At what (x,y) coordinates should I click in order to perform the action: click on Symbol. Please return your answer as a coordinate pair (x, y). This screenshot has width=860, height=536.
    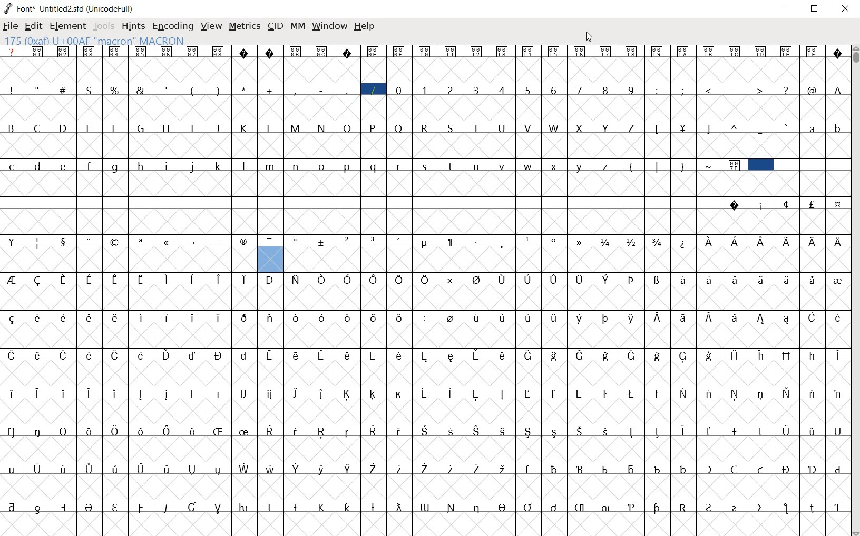
    Looking at the image, I should click on (324, 431).